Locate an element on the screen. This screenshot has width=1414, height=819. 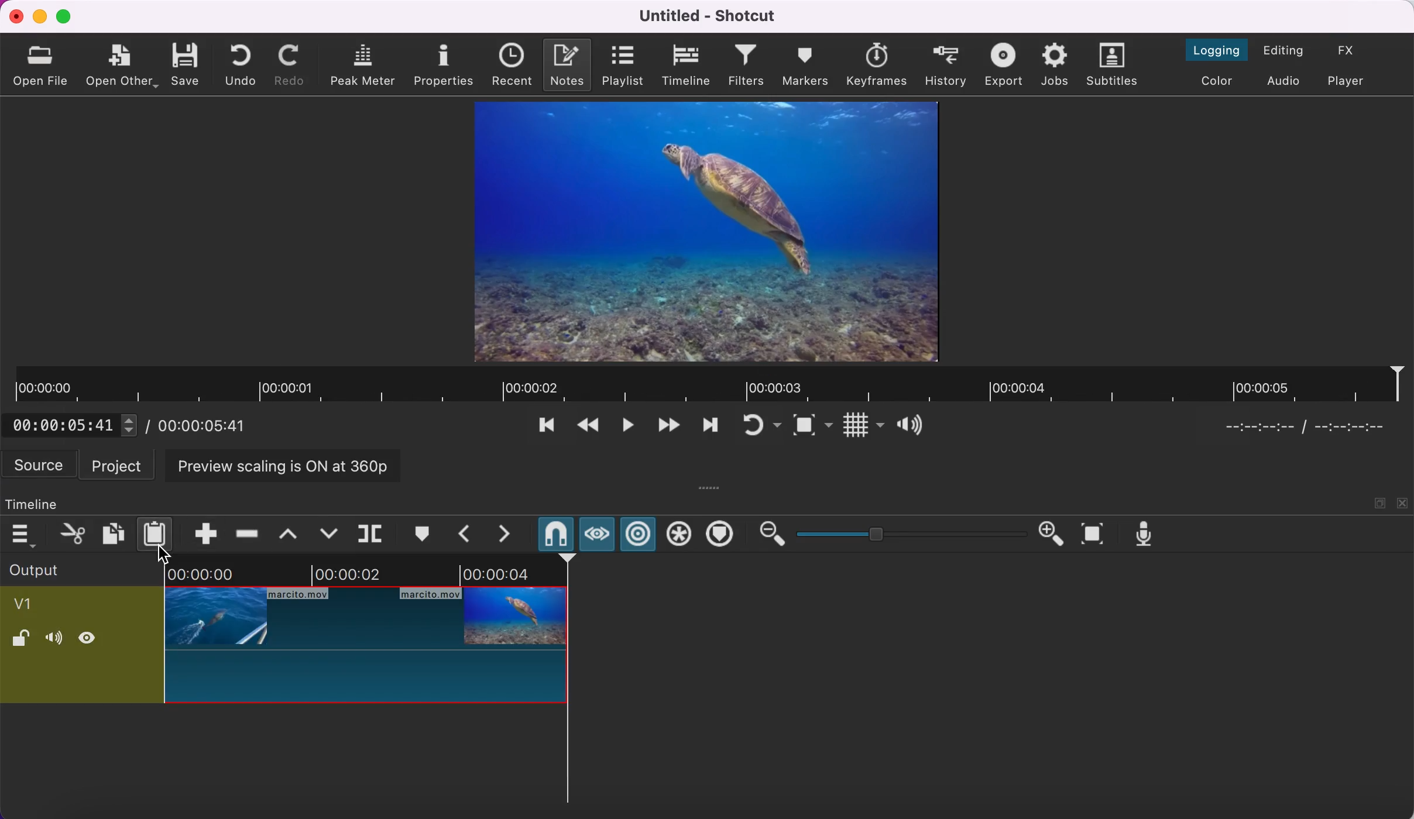
 is located at coordinates (756, 425).